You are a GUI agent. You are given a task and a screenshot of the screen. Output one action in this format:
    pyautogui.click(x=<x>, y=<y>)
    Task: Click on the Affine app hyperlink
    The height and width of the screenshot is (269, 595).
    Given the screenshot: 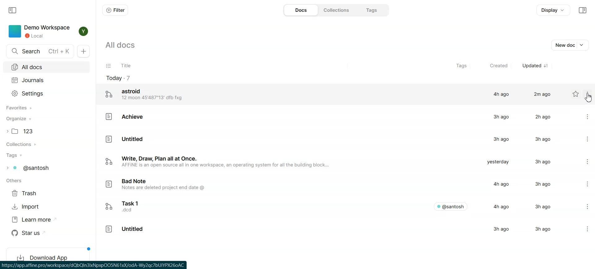 What is the action you would take?
    pyautogui.click(x=94, y=265)
    